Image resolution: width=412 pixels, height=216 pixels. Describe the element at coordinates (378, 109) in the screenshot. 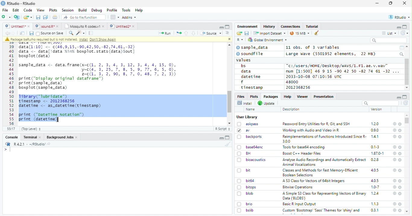

I see `Version` at that location.